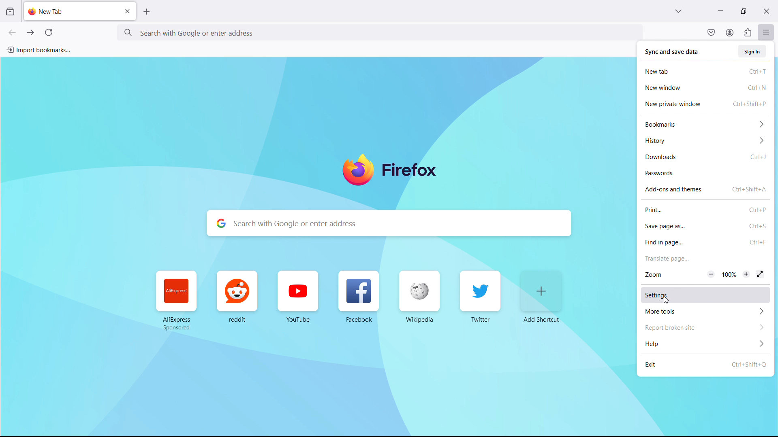 The height and width of the screenshot is (437, 778). I want to click on report broken site, so click(705, 327).